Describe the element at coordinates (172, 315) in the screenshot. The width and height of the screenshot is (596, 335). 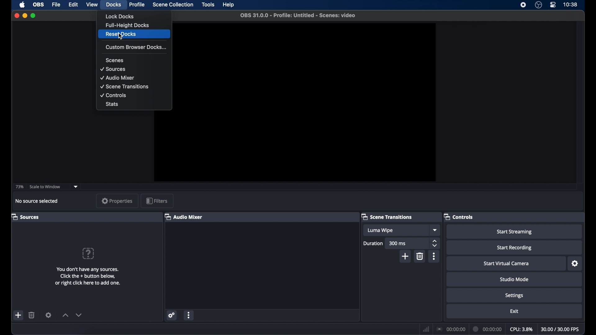
I see `network` at that location.